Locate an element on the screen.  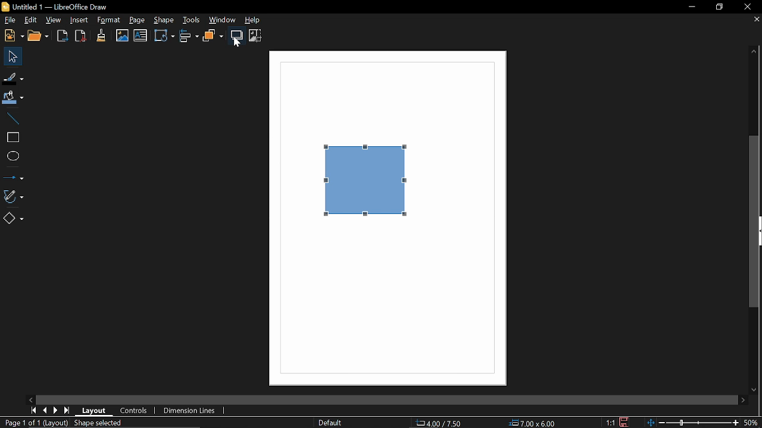
Current zoom is located at coordinates (753, 423).